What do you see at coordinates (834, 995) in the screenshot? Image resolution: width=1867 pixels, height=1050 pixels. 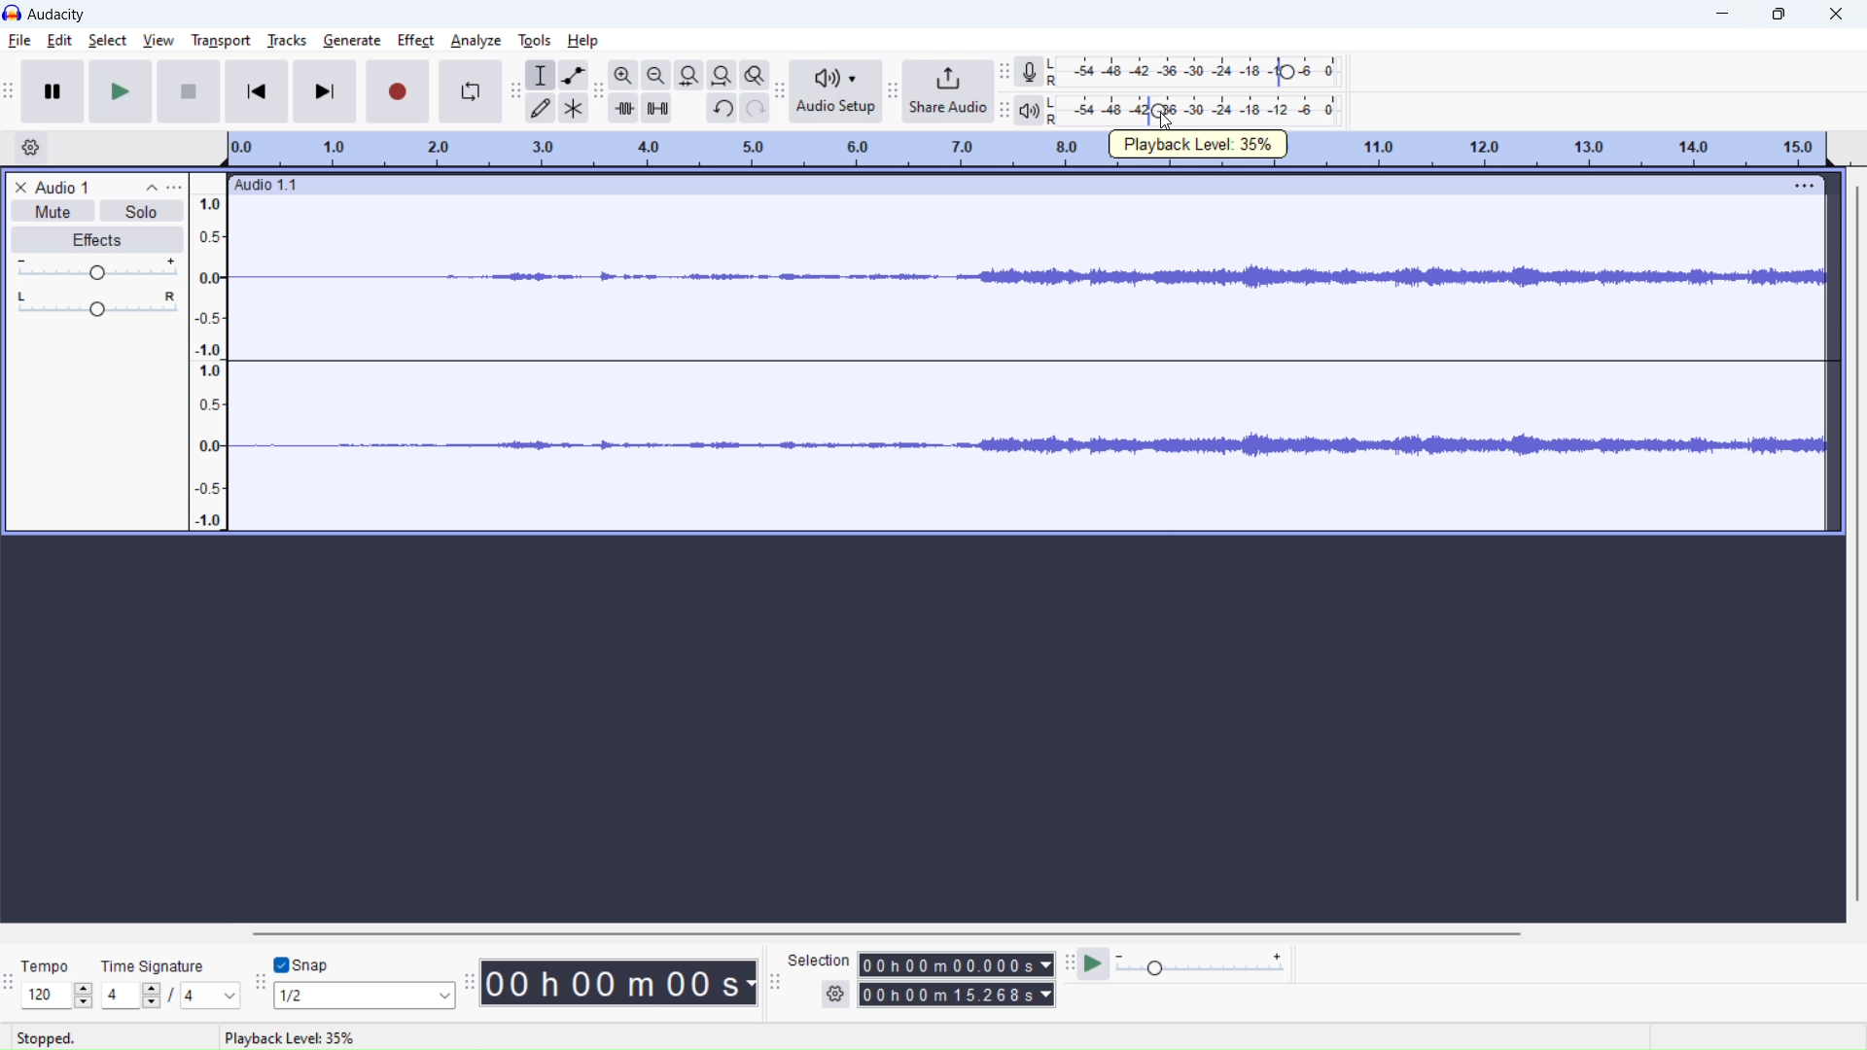 I see `settings` at bounding box center [834, 995].